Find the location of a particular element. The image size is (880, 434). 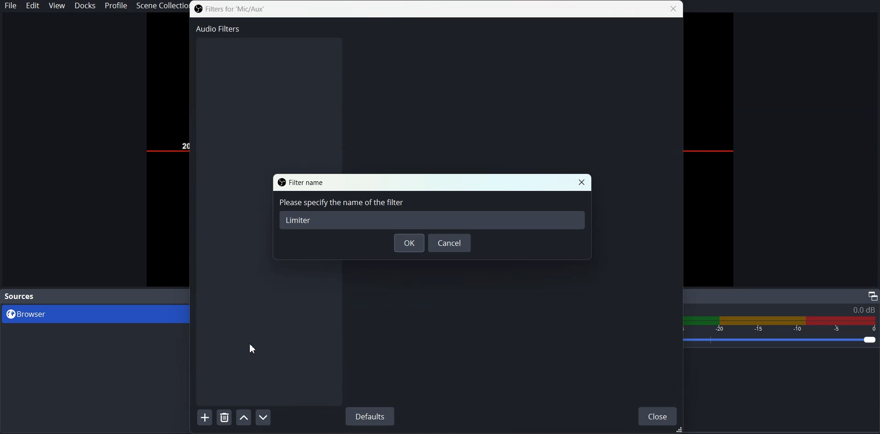

Remove Selected is located at coordinates (225, 417).